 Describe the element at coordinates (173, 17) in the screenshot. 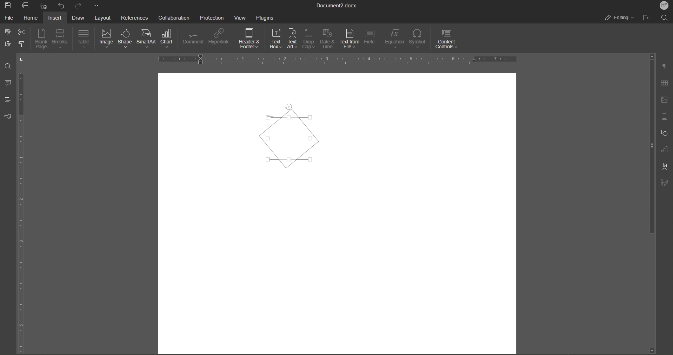

I see `Collaboration` at that location.